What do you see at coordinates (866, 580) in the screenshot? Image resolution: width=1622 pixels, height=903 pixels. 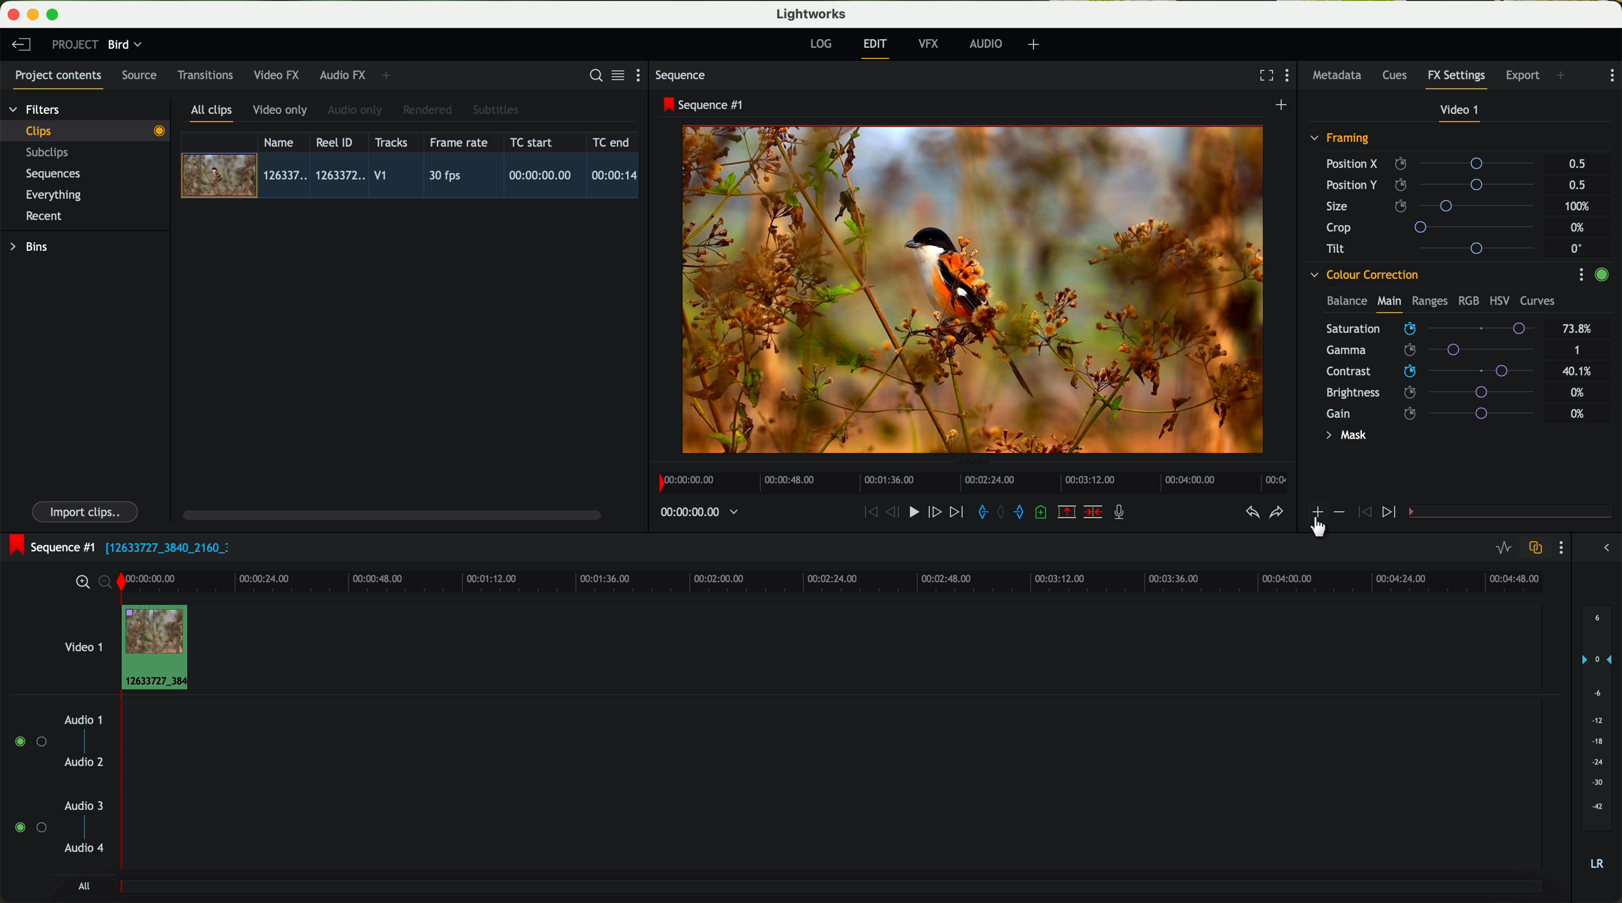 I see `timeline` at bounding box center [866, 580].